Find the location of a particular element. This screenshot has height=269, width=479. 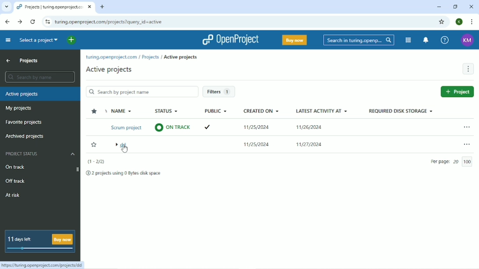

Archived projects is located at coordinates (25, 136).